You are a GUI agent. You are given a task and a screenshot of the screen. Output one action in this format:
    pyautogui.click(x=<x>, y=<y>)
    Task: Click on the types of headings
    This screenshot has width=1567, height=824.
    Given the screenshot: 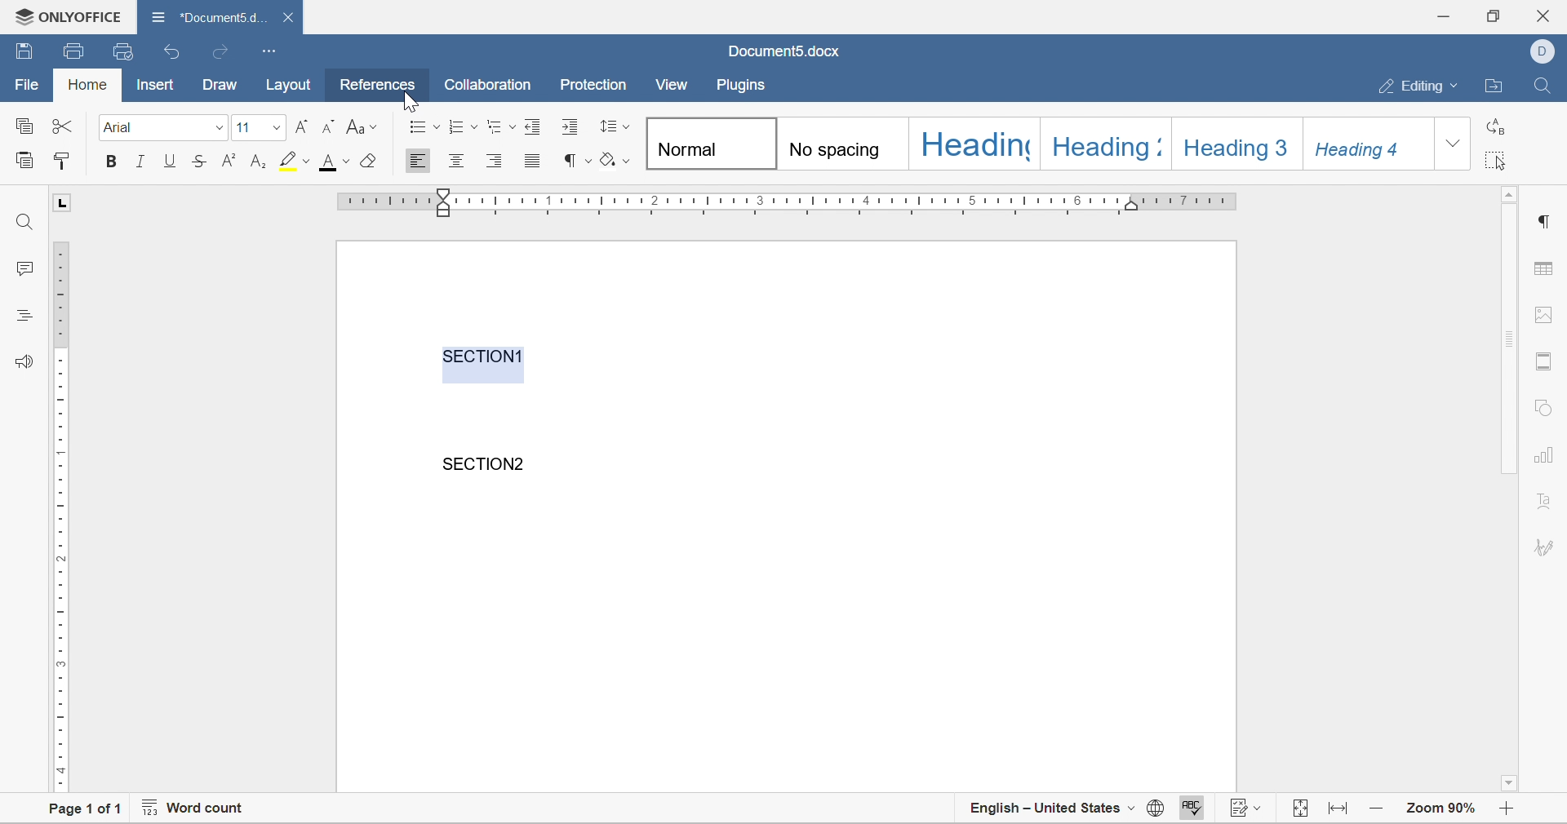 What is the action you would take?
    pyautogui.click(x=1037, y=142)
    